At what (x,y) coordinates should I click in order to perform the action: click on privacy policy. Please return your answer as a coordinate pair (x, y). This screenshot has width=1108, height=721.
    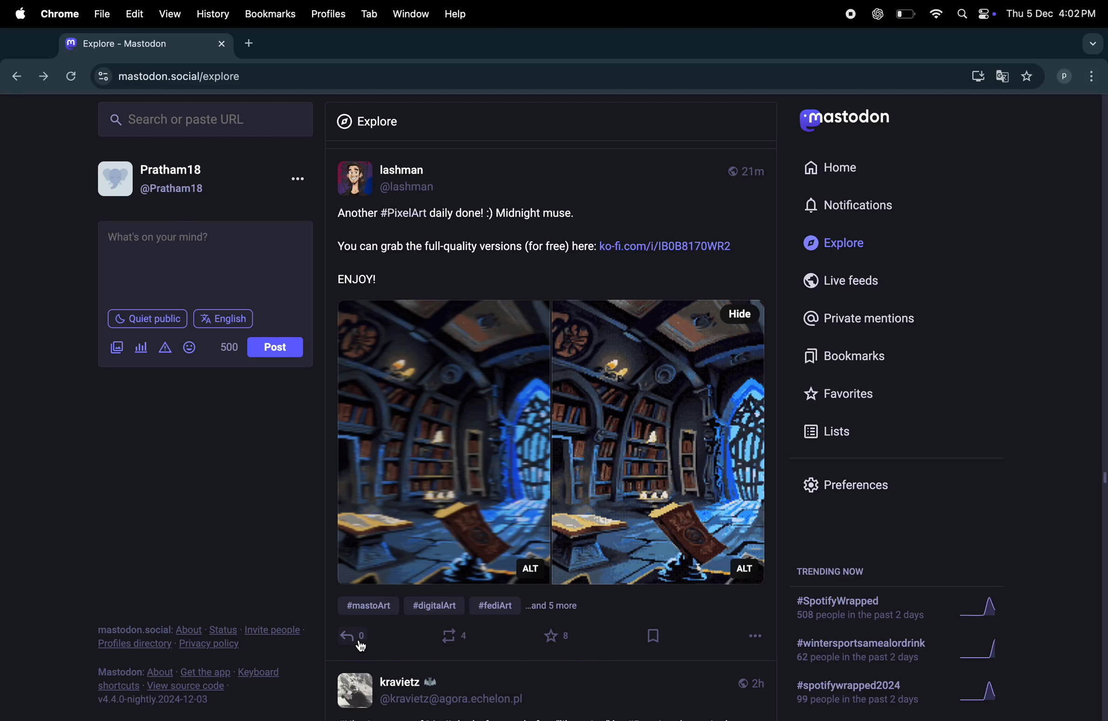
    Looking at the image, I should click on (202, 637).